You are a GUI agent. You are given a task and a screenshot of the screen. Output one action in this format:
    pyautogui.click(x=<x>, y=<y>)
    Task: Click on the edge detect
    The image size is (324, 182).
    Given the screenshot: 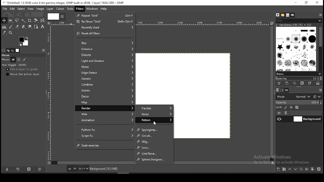 What is the action you would take?
    pyautogui.click(x=105, y=73)
    